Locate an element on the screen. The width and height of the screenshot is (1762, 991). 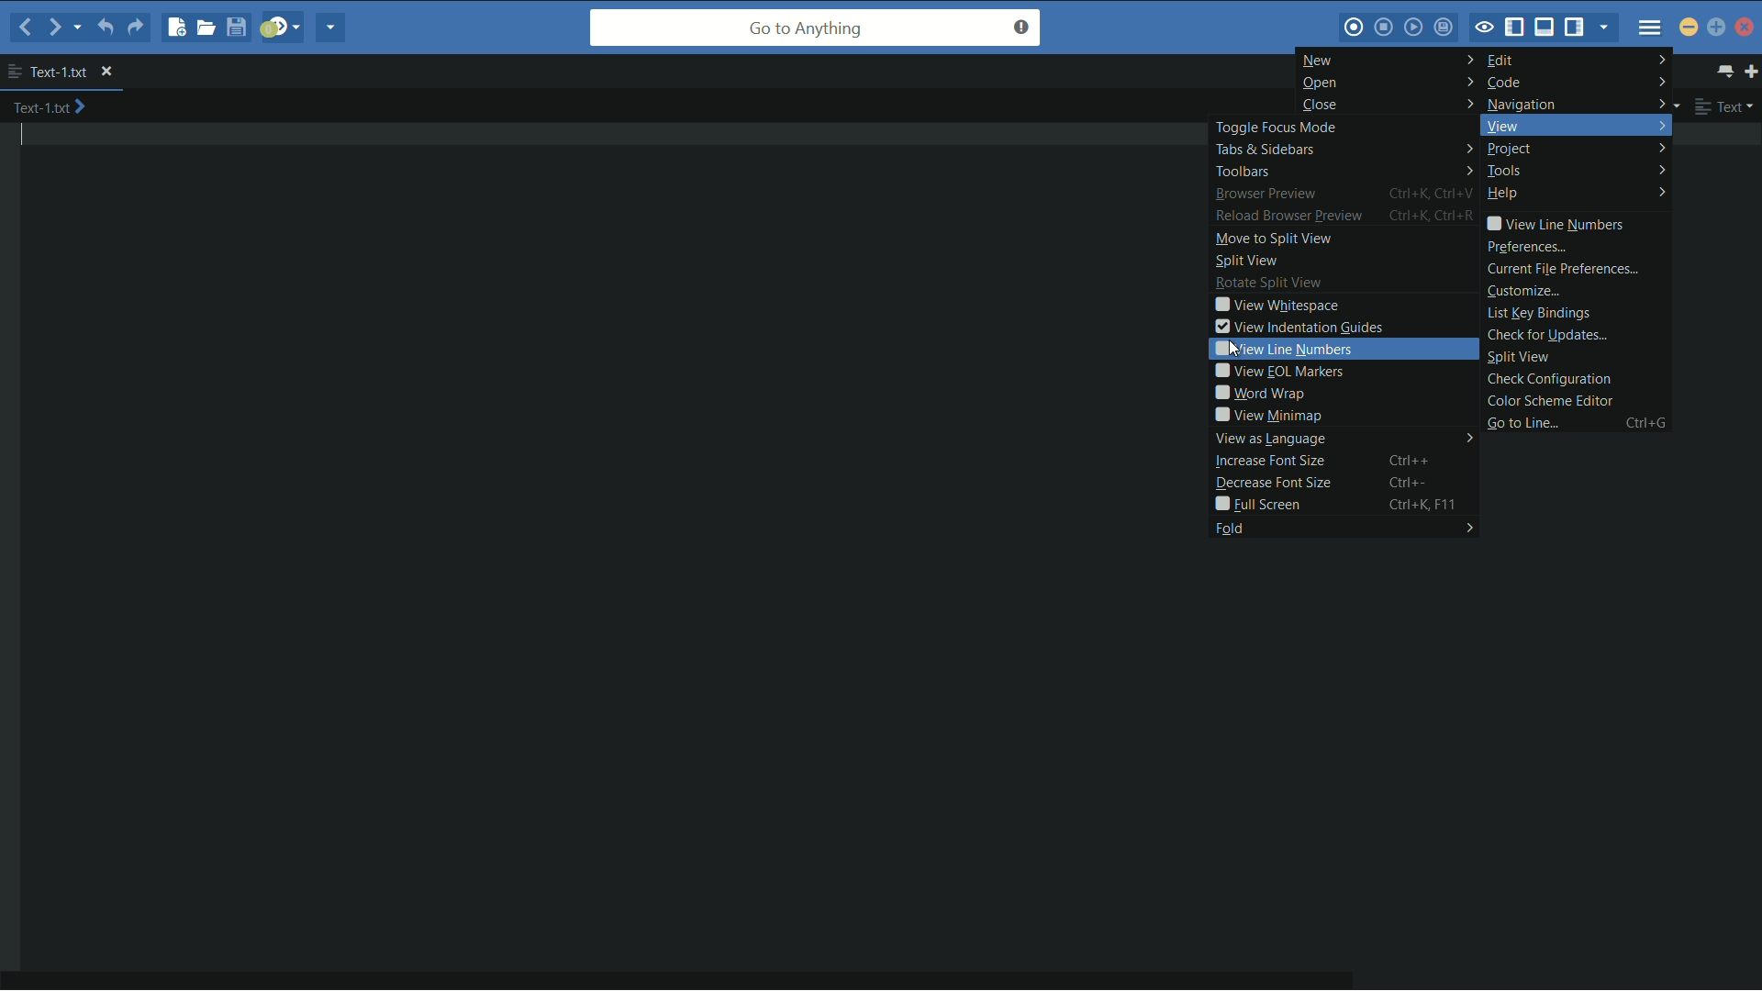
word wrap is located at coordinates (1258, 395).